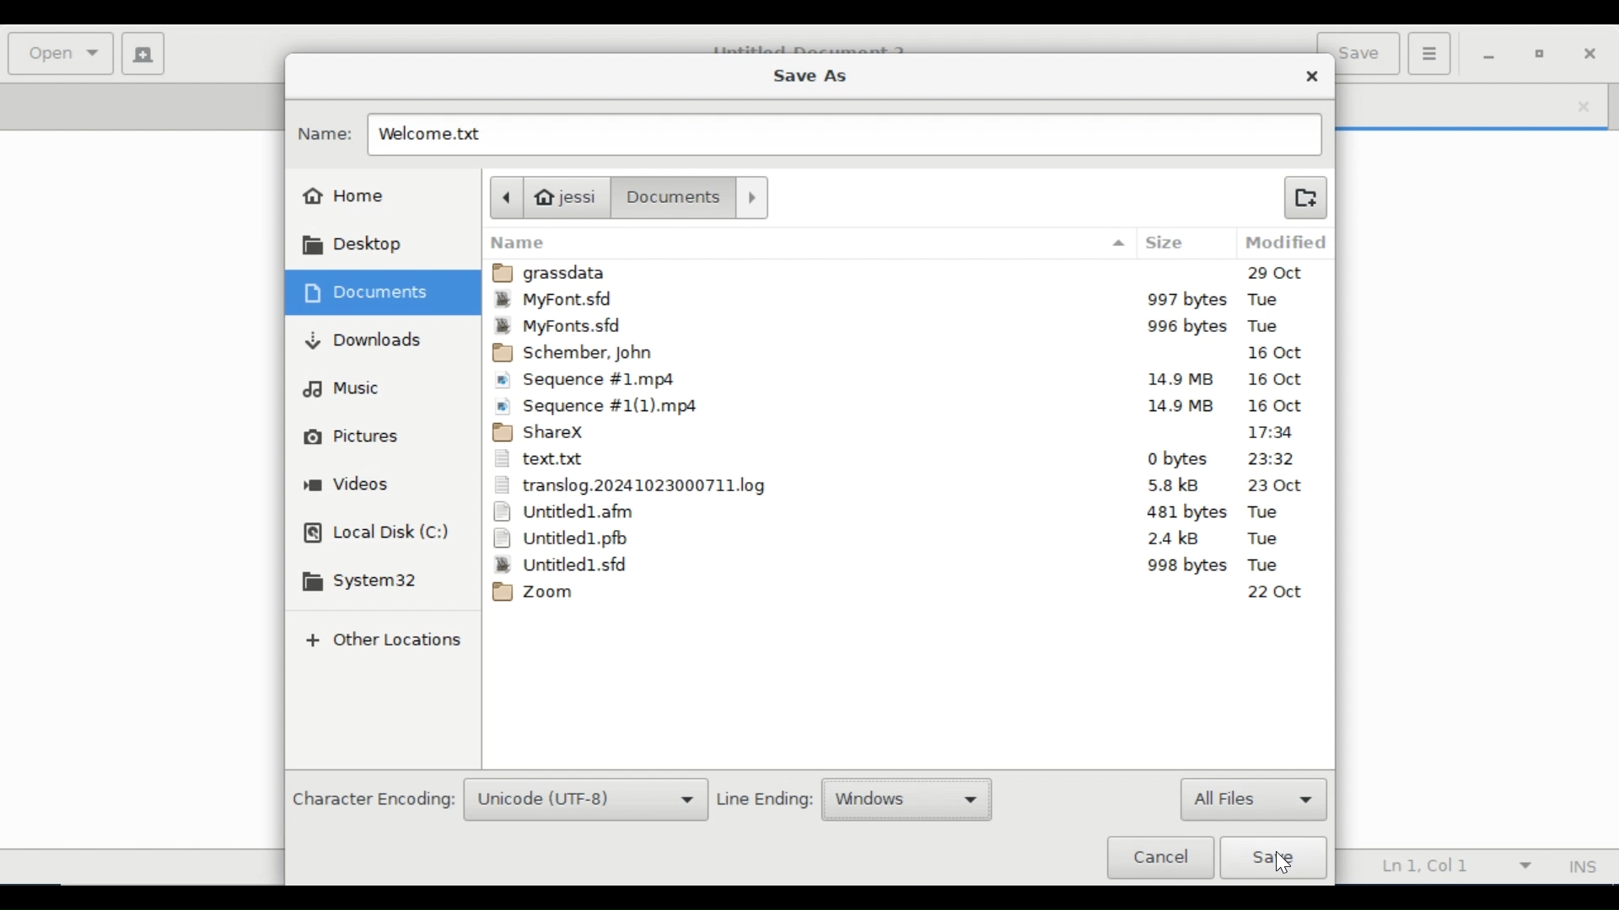  What do you see at coordinates (368, 292) in the screenshot?
I see `Documents` at bounding box center [368, 292].